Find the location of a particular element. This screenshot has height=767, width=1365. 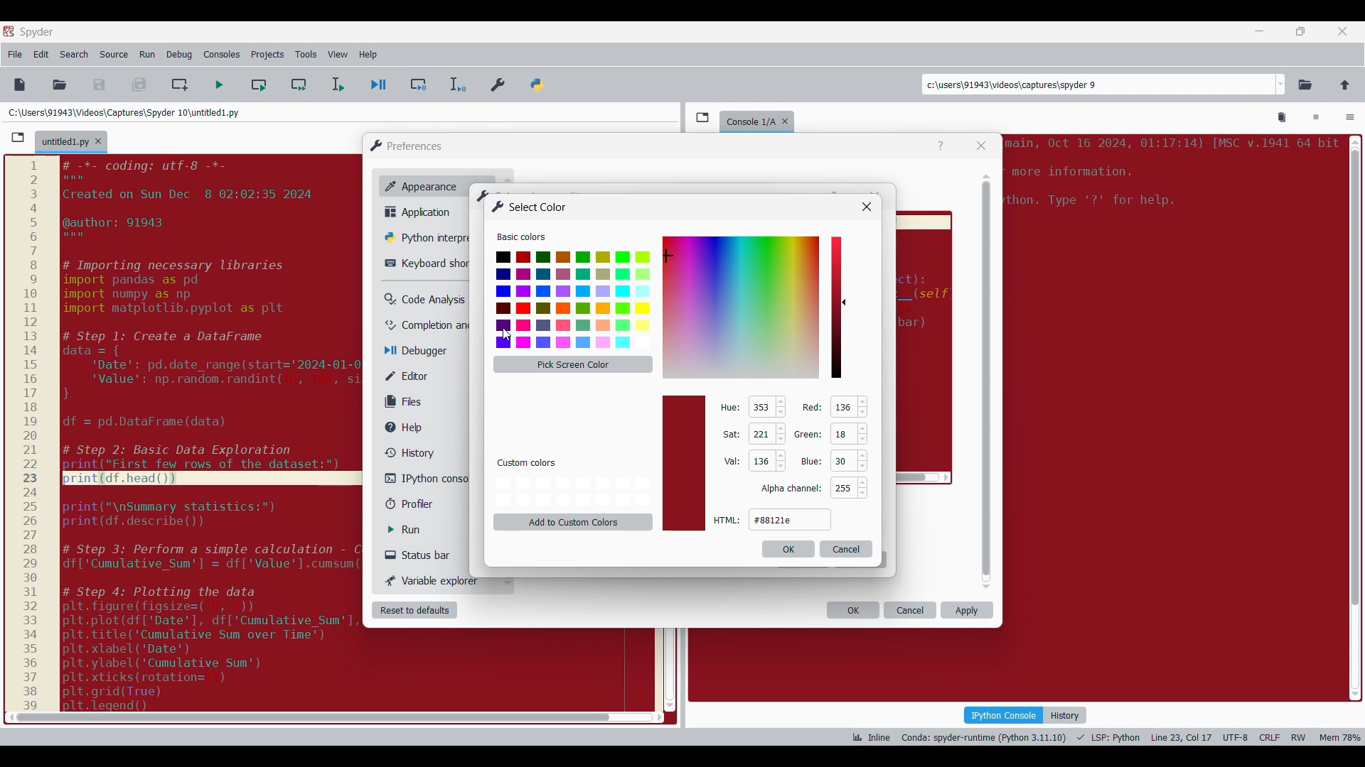

Projects menu is located at coordinates (267, 54).